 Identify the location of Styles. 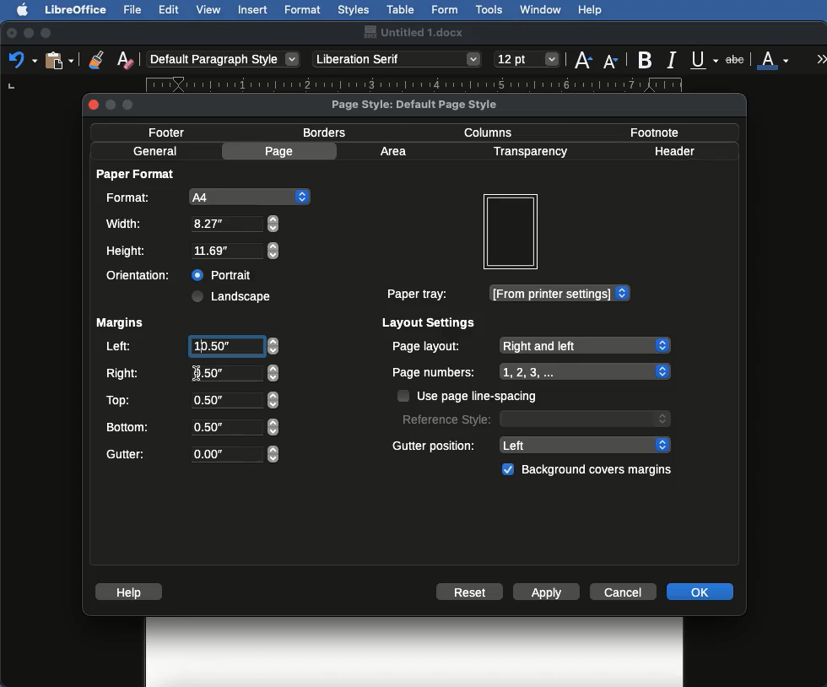
(353, 9).